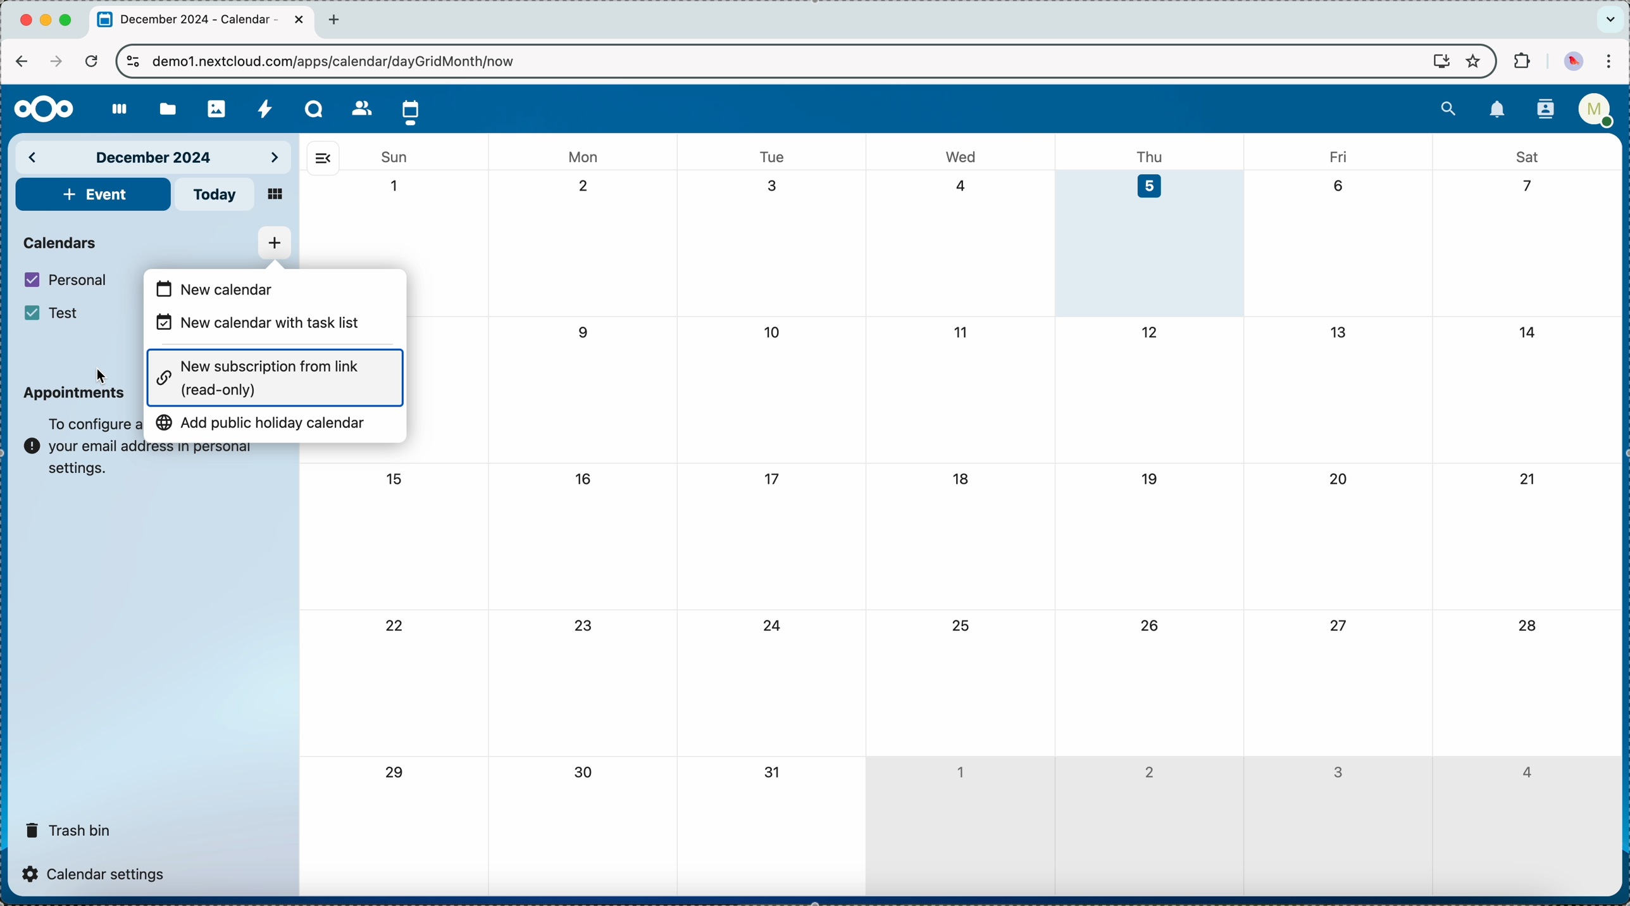  Describe the element at coordinates (1610, 20) in the screenshot. I see `search tabs` at that location.